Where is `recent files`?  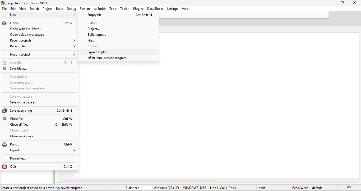 recent files is located at coordinates (41, 47).